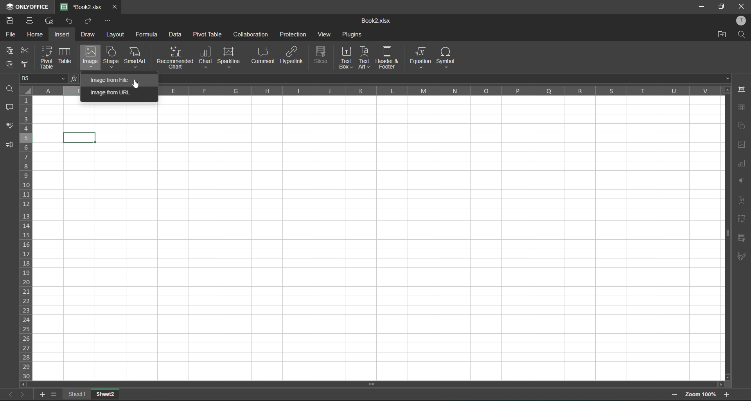  I want to click on formula, so click(150, 36).